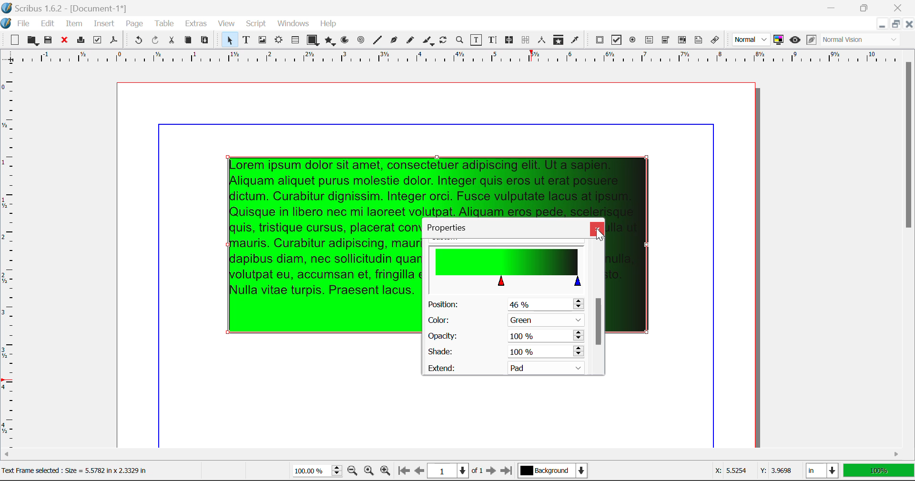 This screenshot has height=481, width=915. What do you see at coordinates (256, 24) in the screenshot?
I see `Script` at bounding box center [256, 24].